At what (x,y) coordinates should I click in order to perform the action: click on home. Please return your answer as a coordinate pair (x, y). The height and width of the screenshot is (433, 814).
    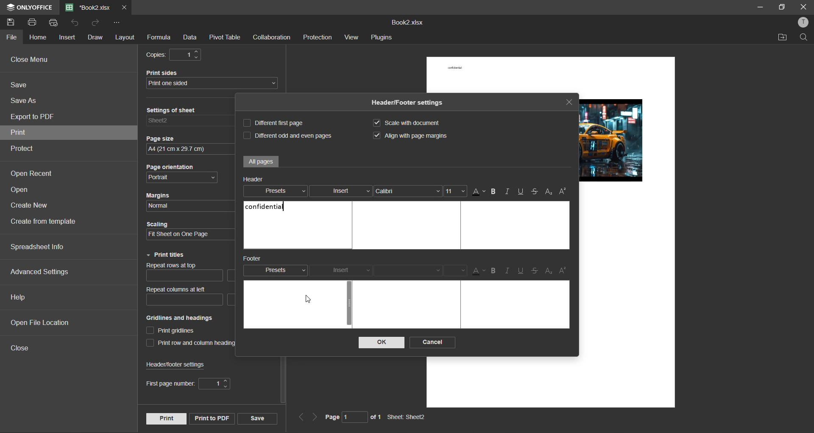
    Looking at the image, I should click on (37, 37).